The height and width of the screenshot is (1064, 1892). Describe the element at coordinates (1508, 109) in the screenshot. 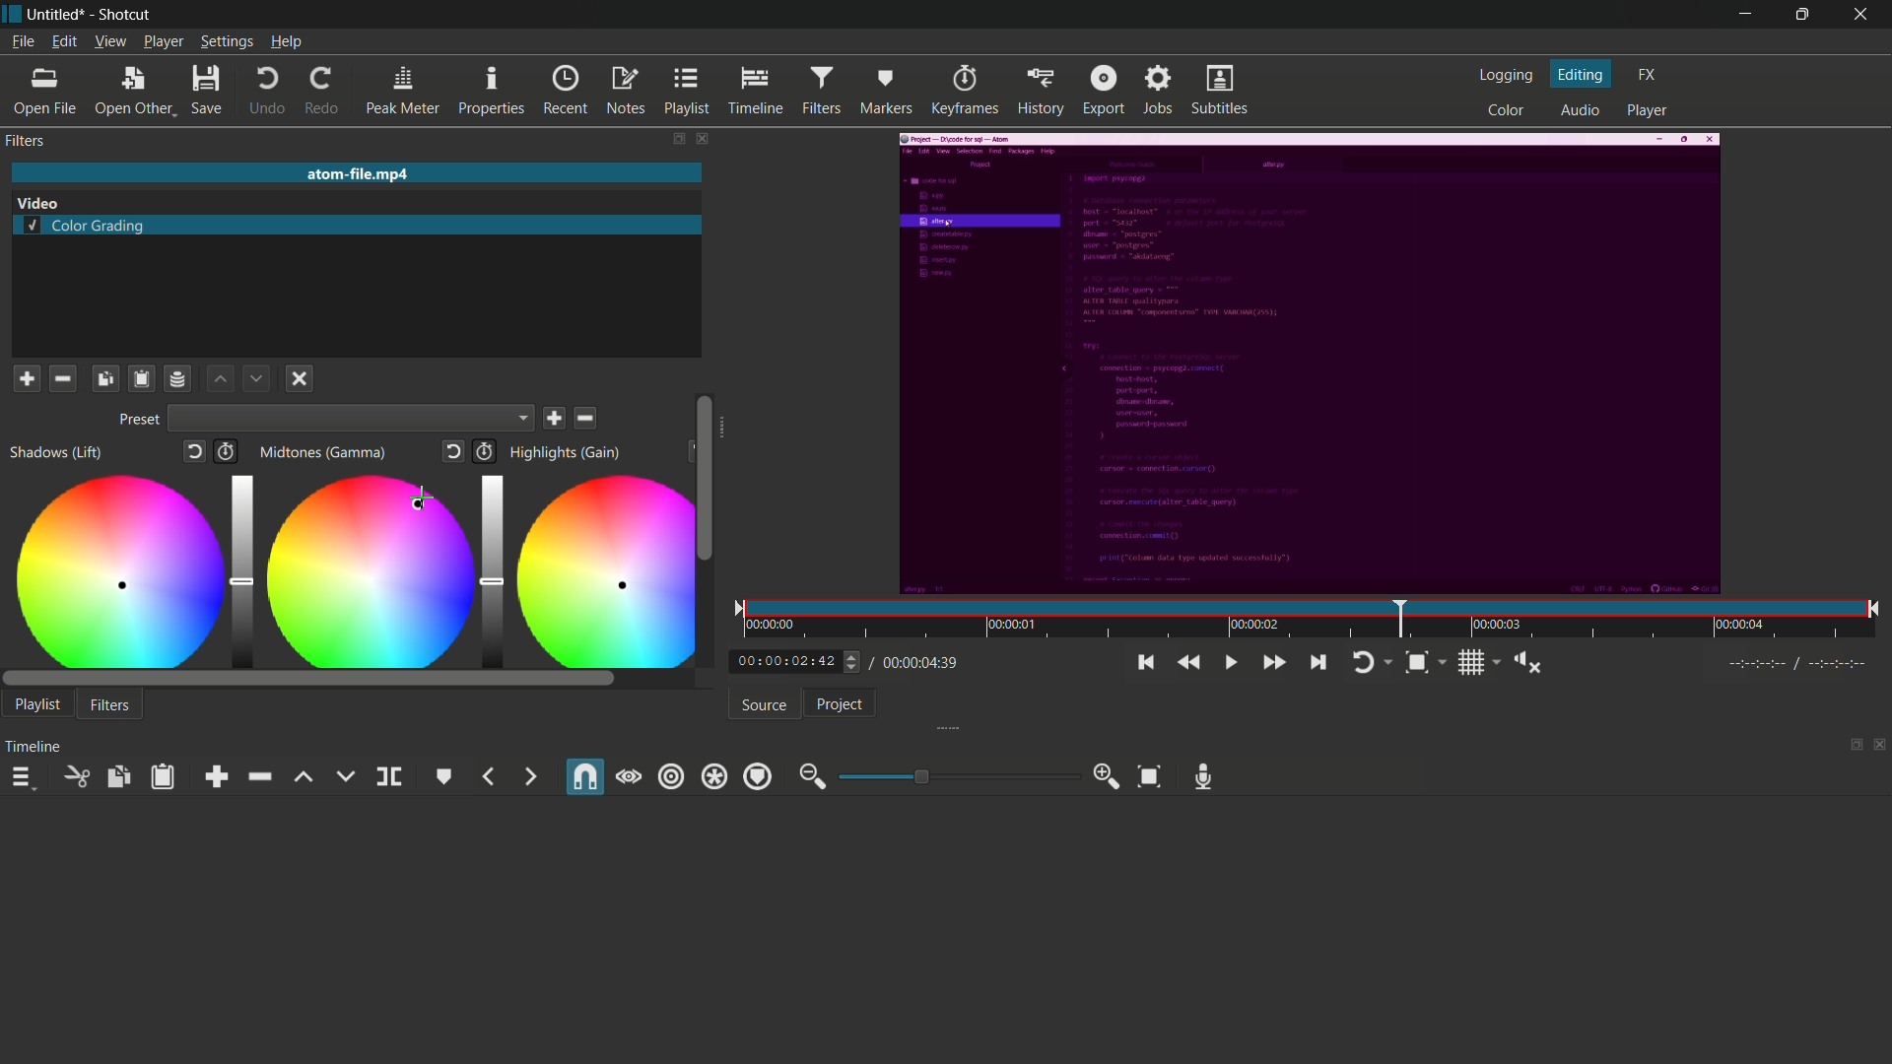

I see `color` at that location.